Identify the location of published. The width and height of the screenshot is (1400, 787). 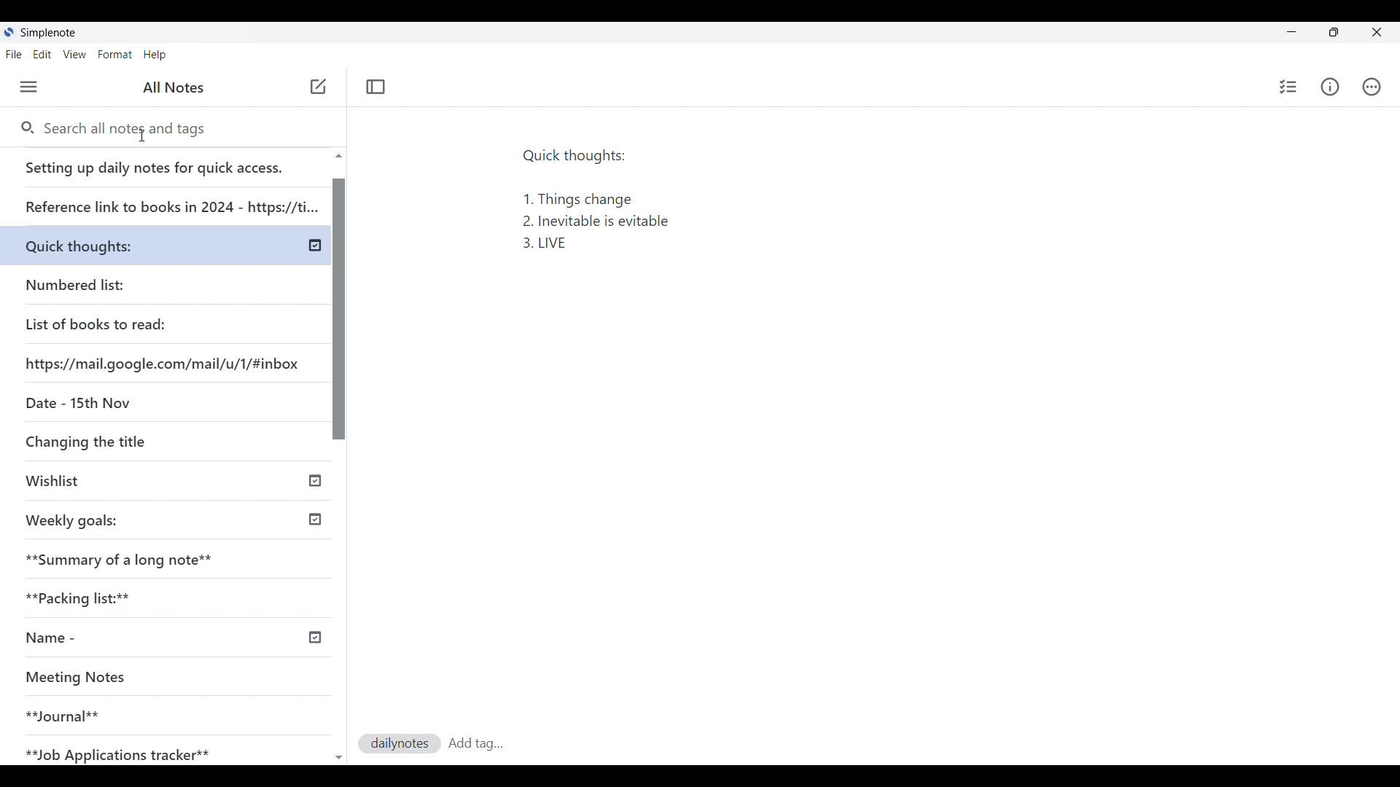
(316, 246).